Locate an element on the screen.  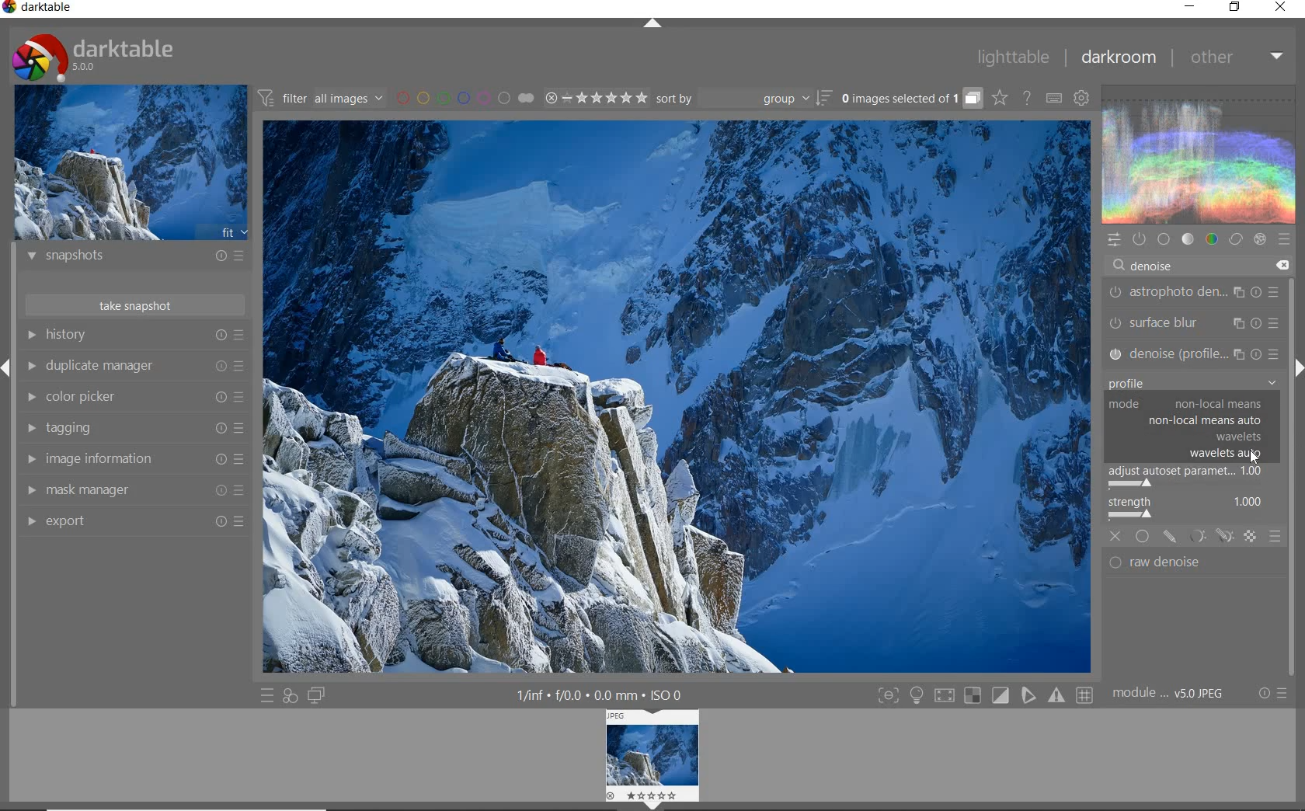
export is located at coordinates (132, 520).